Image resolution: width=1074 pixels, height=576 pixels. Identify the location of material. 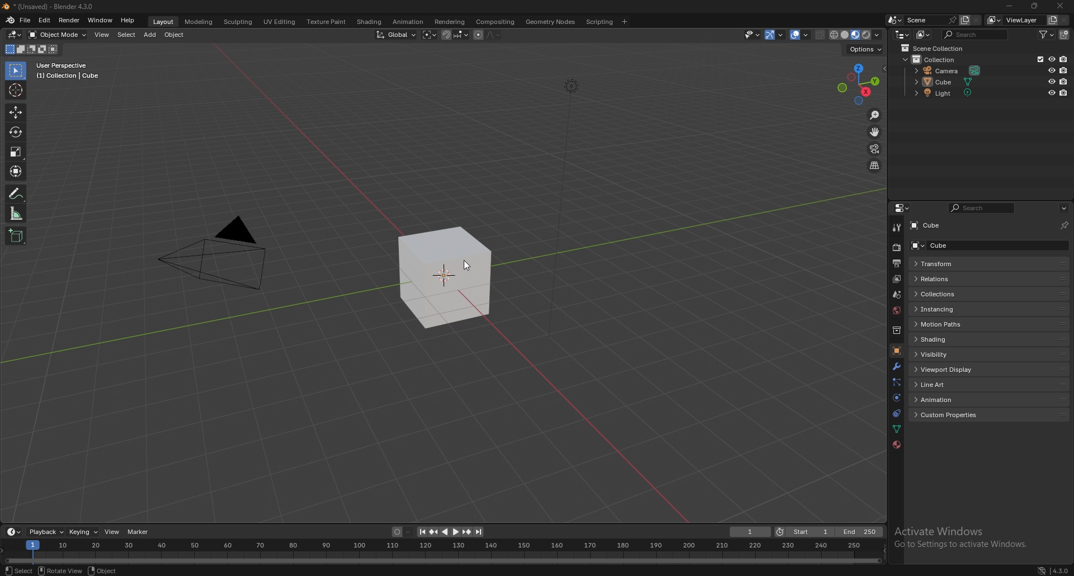
(897, 443).